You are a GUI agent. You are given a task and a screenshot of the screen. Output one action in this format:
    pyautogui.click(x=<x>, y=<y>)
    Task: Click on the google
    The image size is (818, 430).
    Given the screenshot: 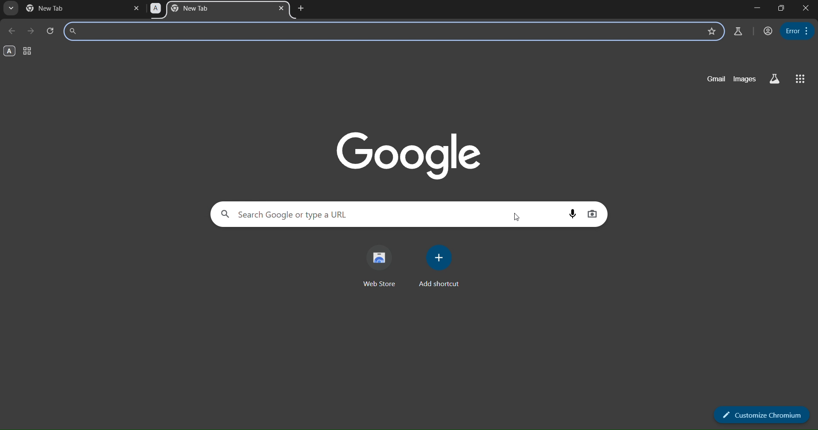 What is the action you would take?
    pyautogui.click(x=410, y=154)
    